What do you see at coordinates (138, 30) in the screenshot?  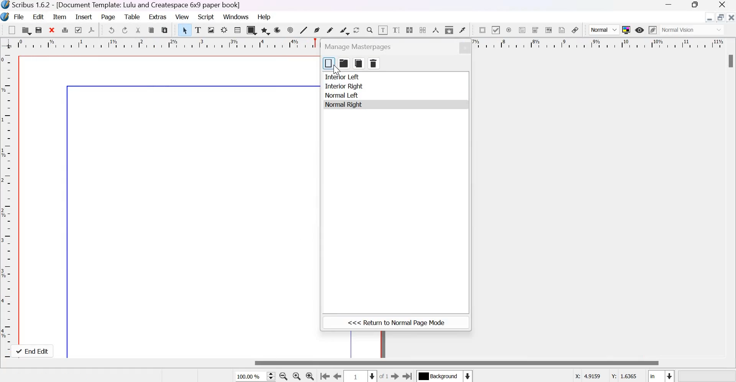 I see `cut` at bounding box center [138, 30].